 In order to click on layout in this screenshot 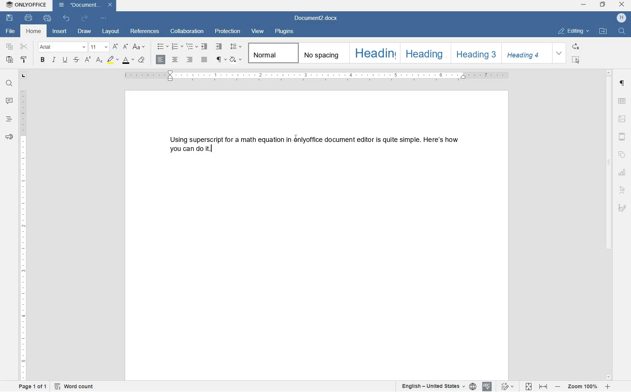, I will do `click(112, 32)`.